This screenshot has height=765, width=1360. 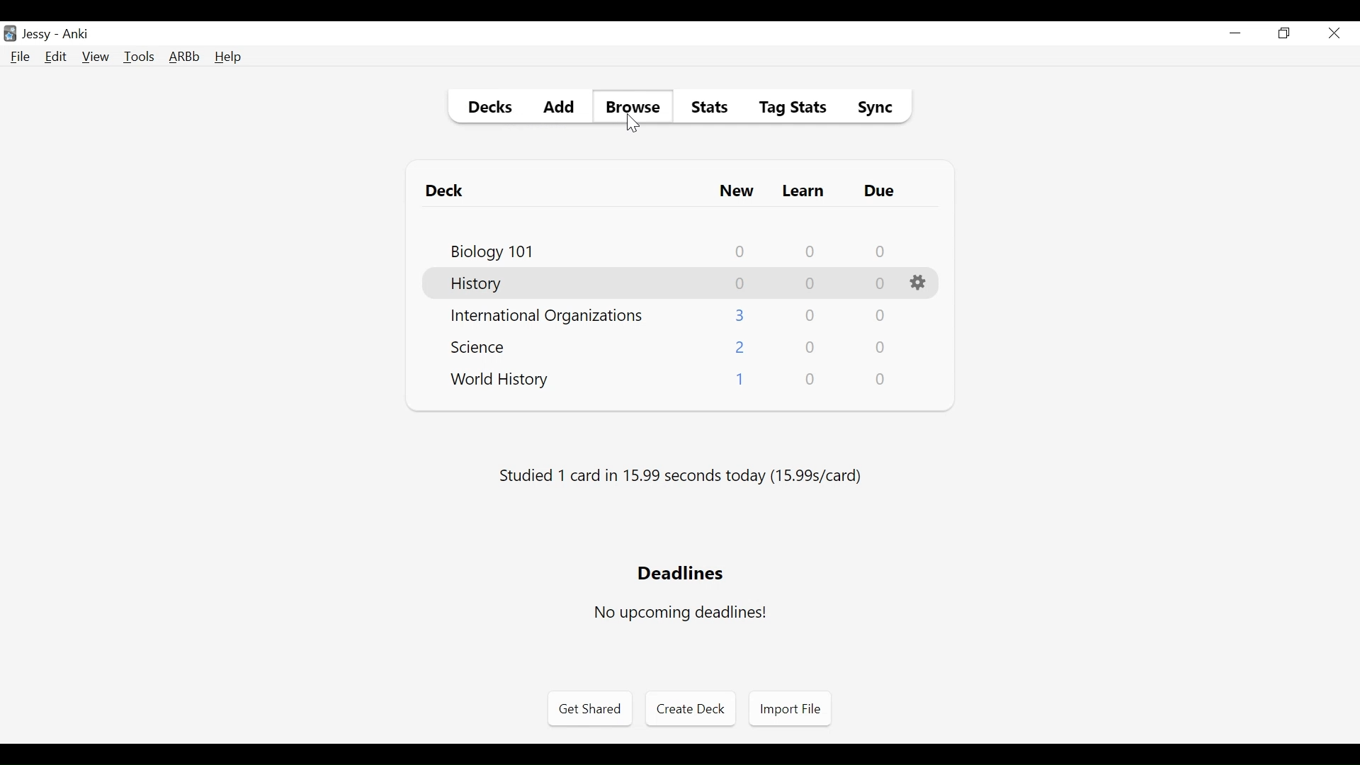 What do you see at coordinates (37, 35) in the screenshot?
I see `User Name` at bounding box center [37, 35].